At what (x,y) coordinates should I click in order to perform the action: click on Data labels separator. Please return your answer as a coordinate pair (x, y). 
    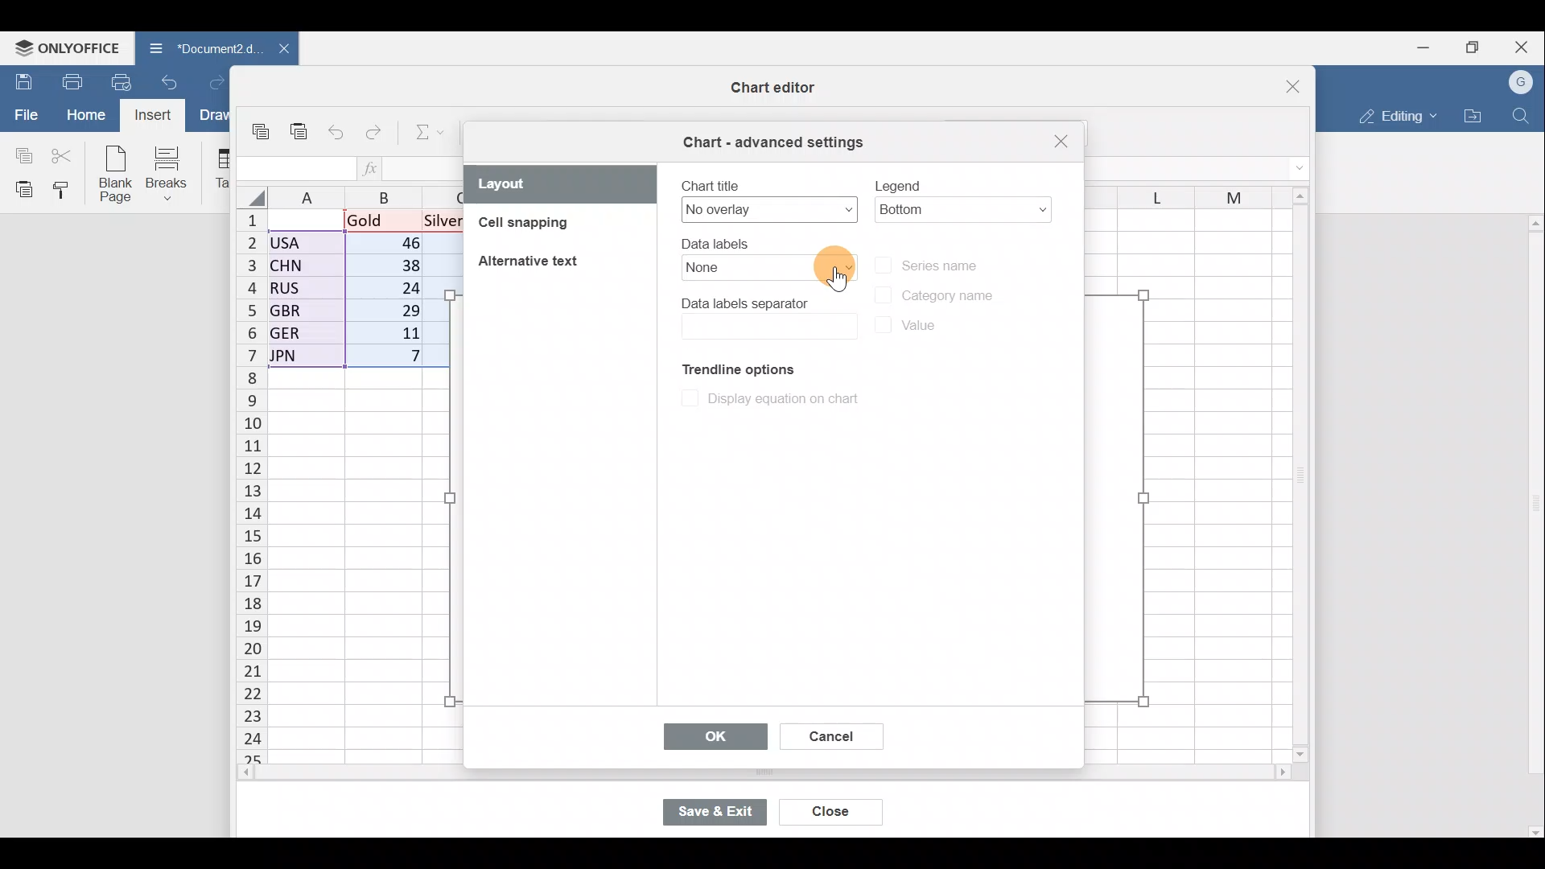
    Looking at the image, I should click on (767, 316).